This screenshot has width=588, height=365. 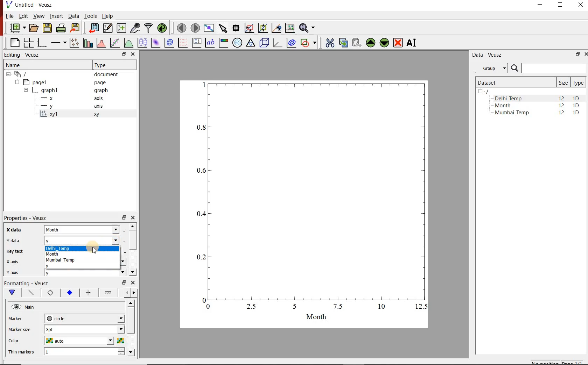 What do you see at coordinates (73, 43) in the screenshot?
I see `plot points with lines and errorbars` at bounding box center [73, 43].